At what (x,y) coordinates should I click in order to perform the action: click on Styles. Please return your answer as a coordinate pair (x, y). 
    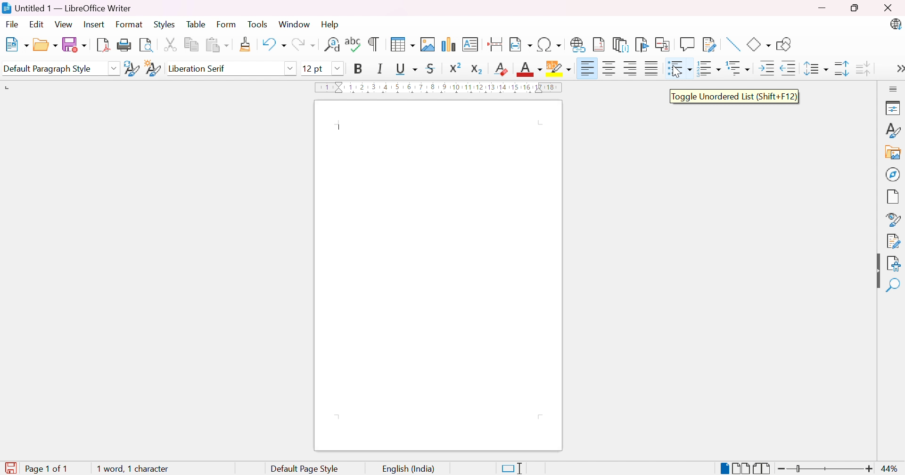
    Looking at the image, I should click on (164, 24).